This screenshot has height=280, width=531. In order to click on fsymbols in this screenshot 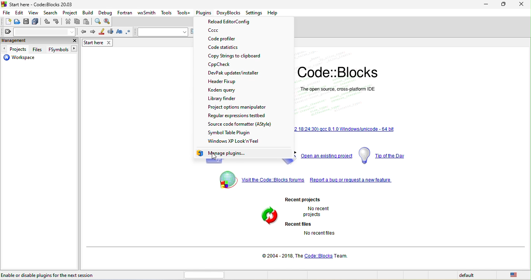, I will do `click(61, 49)`.